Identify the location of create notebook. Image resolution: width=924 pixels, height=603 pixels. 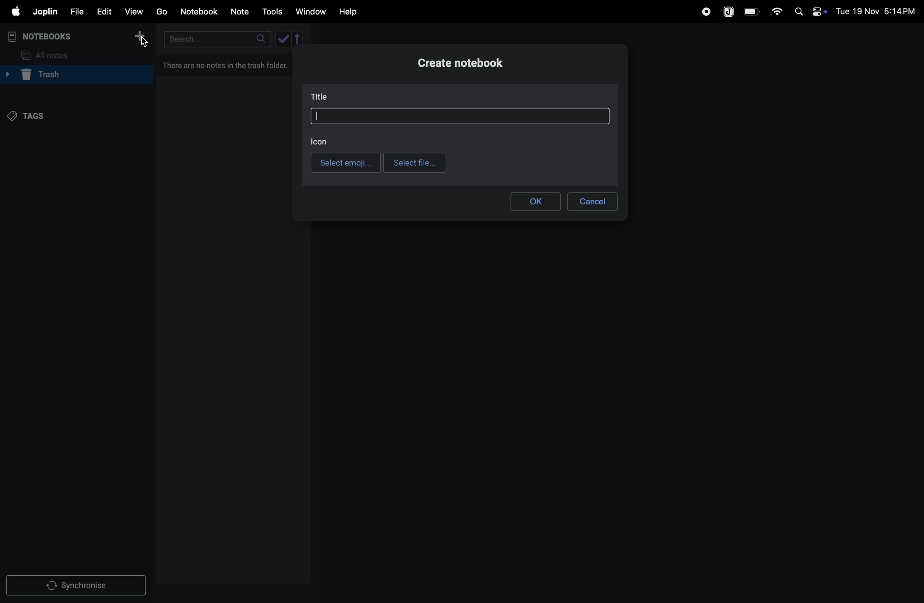
(461, 63).